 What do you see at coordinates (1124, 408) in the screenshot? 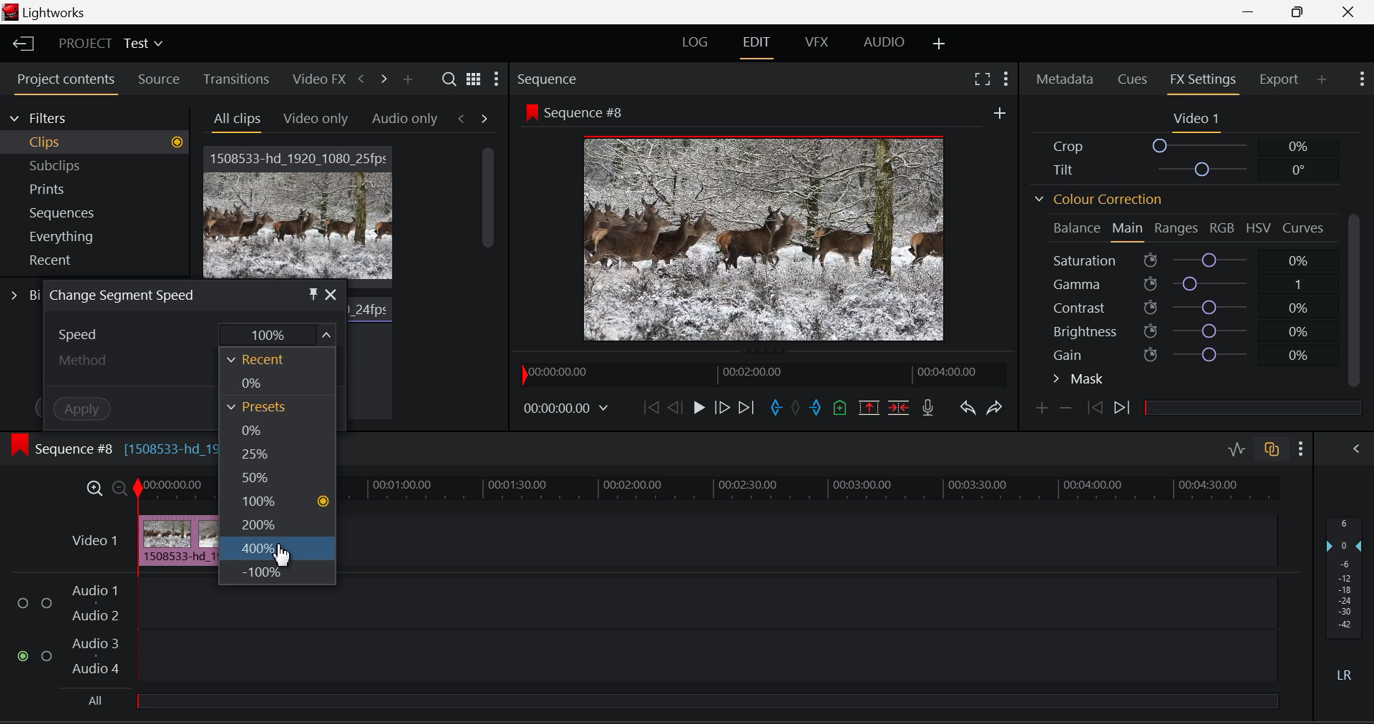
I see `Next Keyframe` at bounding box center [1124, 408].